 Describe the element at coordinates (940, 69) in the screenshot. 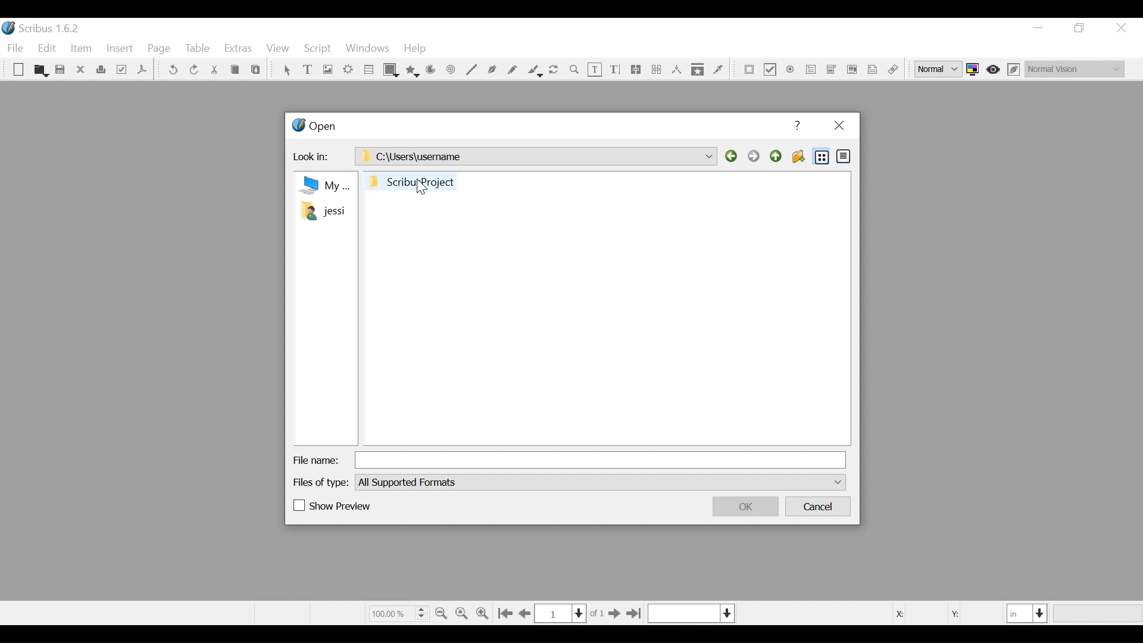

I see `Select the image preview quality` at that location.